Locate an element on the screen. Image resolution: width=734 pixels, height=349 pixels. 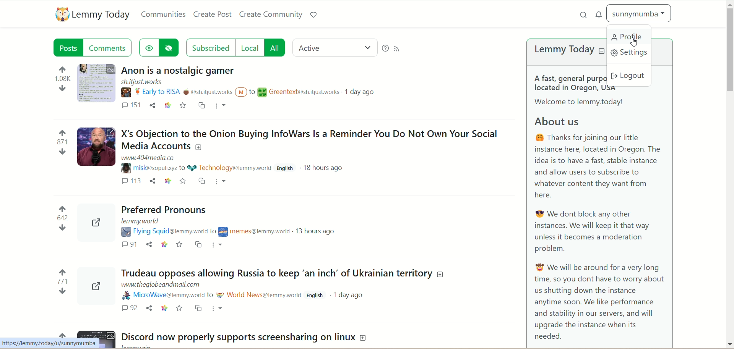
help is located at coordinates (385, 48).